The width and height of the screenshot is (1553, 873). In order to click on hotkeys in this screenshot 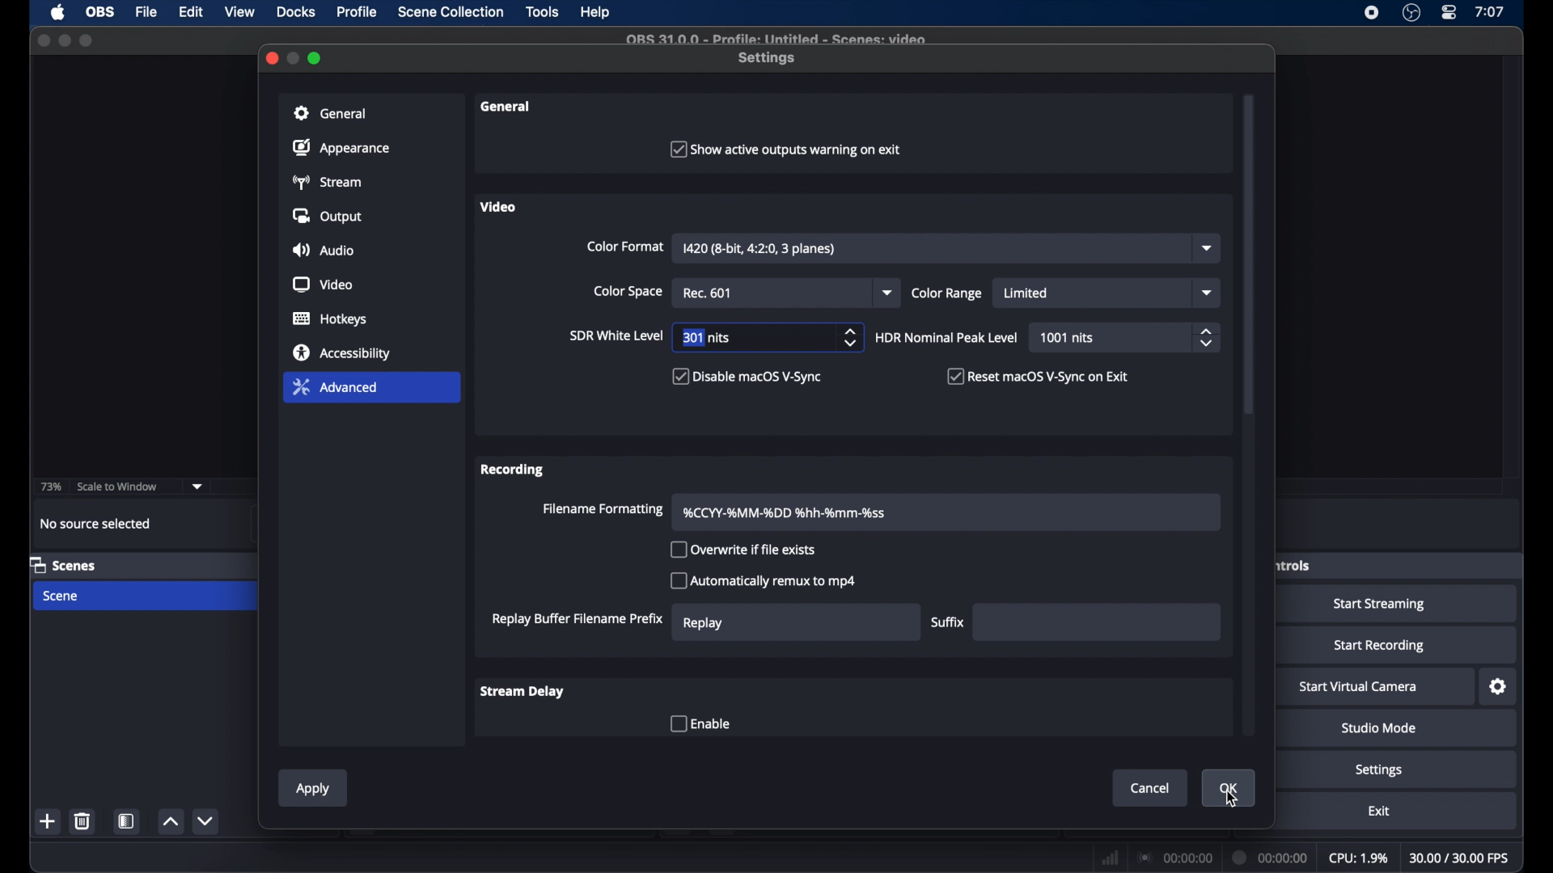, I will do `click(330, 318)`.